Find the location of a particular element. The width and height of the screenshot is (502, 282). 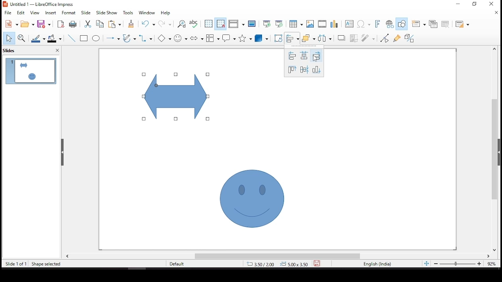

toggle point edit mode is located at coordinates (384, 39).